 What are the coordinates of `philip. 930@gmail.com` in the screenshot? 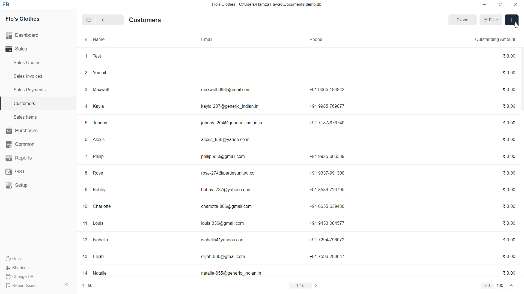 It's located at (224, 157).